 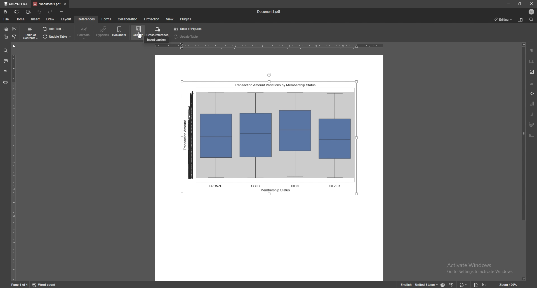 What do you see at coordinates (477, 284) in the screenshot?
I see `fit to screen` at bounding box center [477, 284].